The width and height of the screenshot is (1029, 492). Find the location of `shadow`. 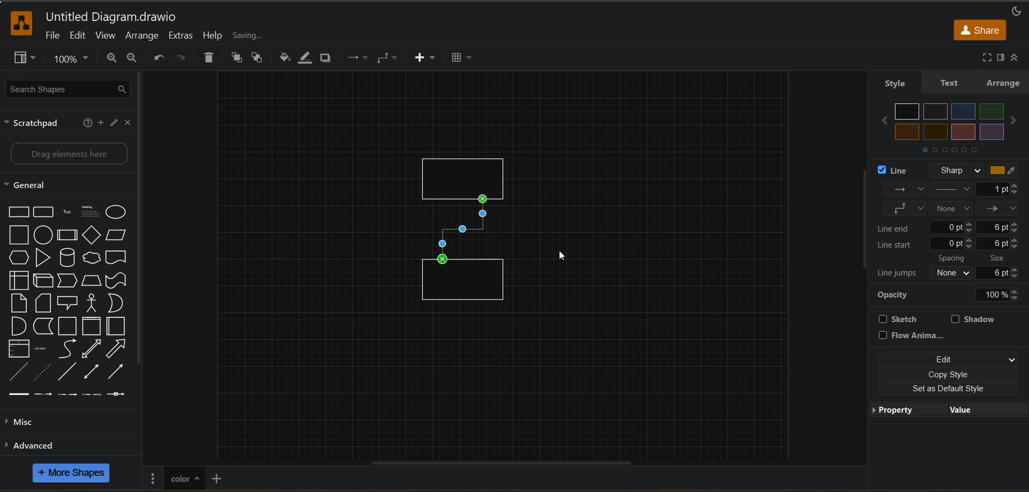

shadow is located at coordinates (329, 58).